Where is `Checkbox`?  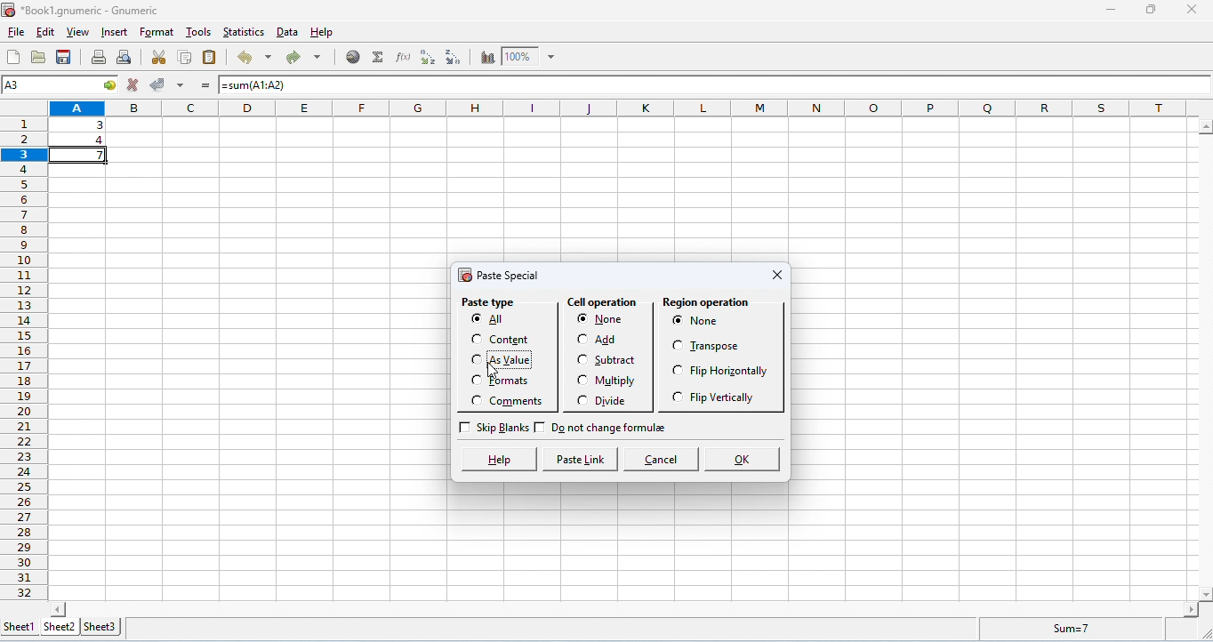
Checkbox is located at coordinates (676, 344).